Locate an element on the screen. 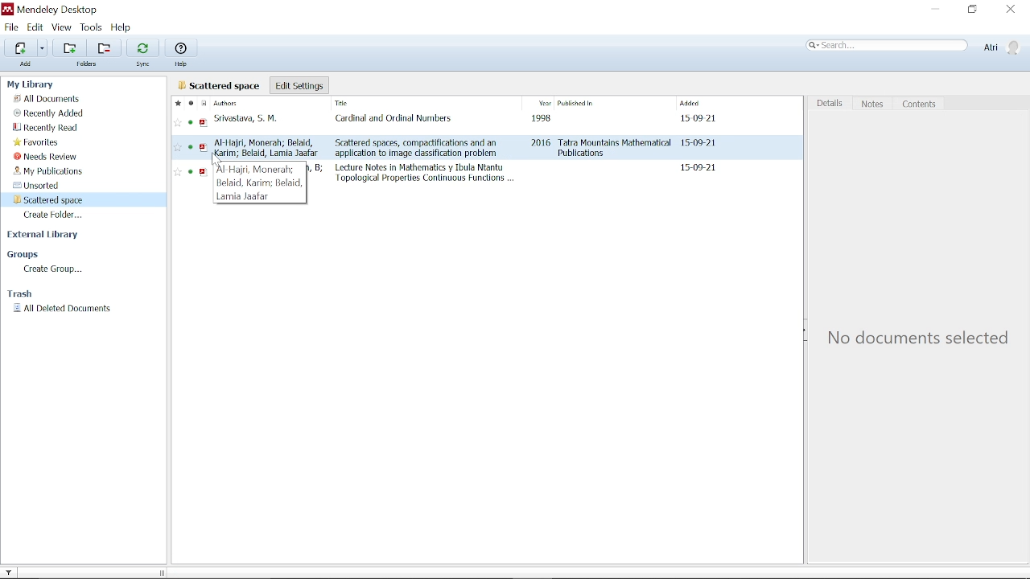 The height and width of the screenshot is (579, 1030). help is located at coordinates (183, 64).